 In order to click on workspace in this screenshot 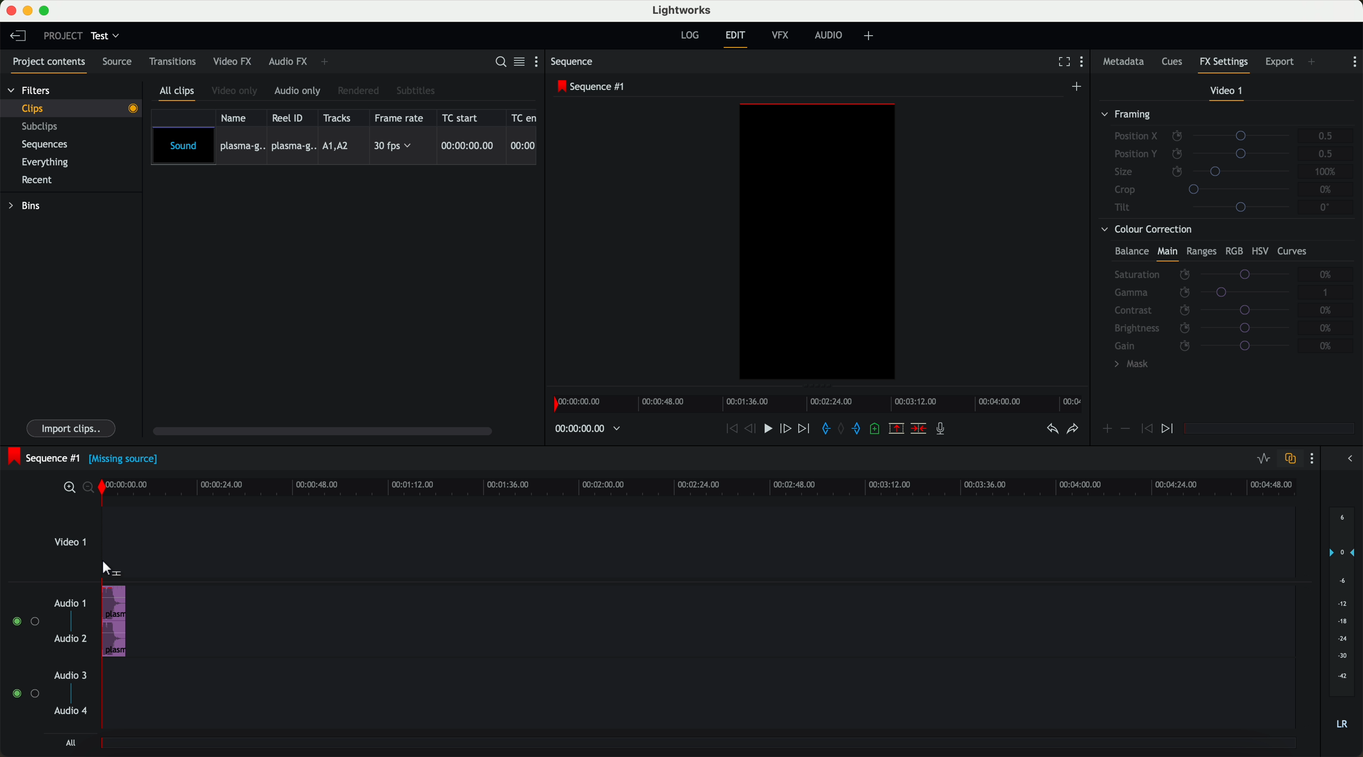, I will do `click(817, 243)`.